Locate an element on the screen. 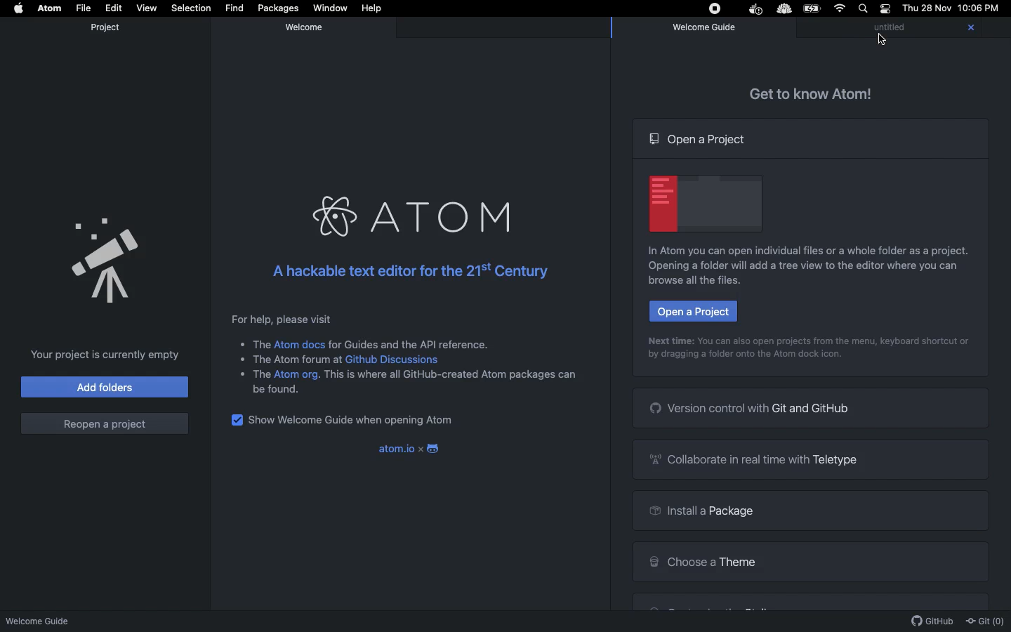 Image resolution: width=1011 pixels, height=632 pixels. Project is located at coordinates (105, 27).